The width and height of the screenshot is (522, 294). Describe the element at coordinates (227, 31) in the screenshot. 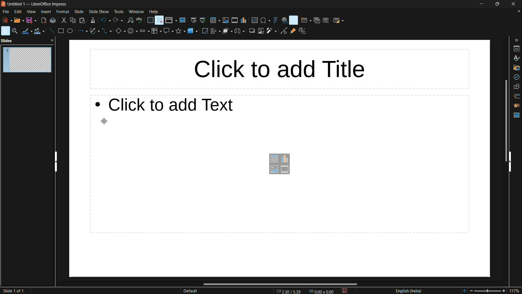

I see `arrange` at that location.